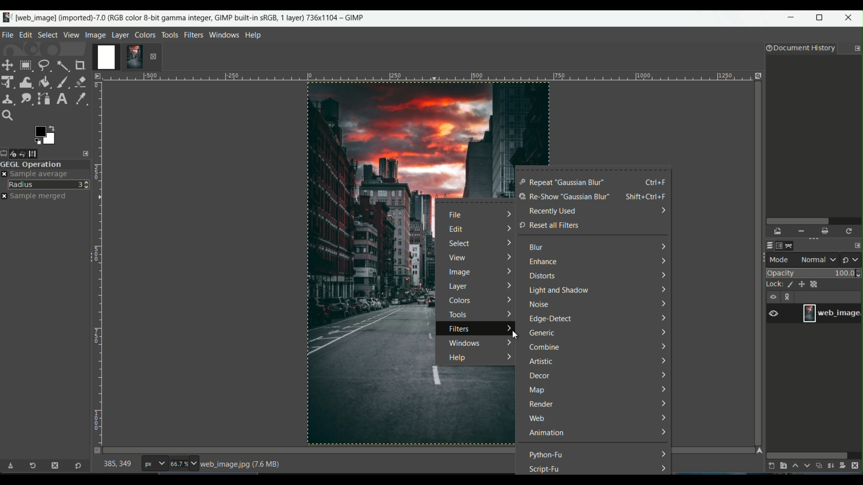 The width and height of the screenshot is (863, 485). Describe the element at coordinates (47, 34) in the screenshot. I see `select tab` at that location.